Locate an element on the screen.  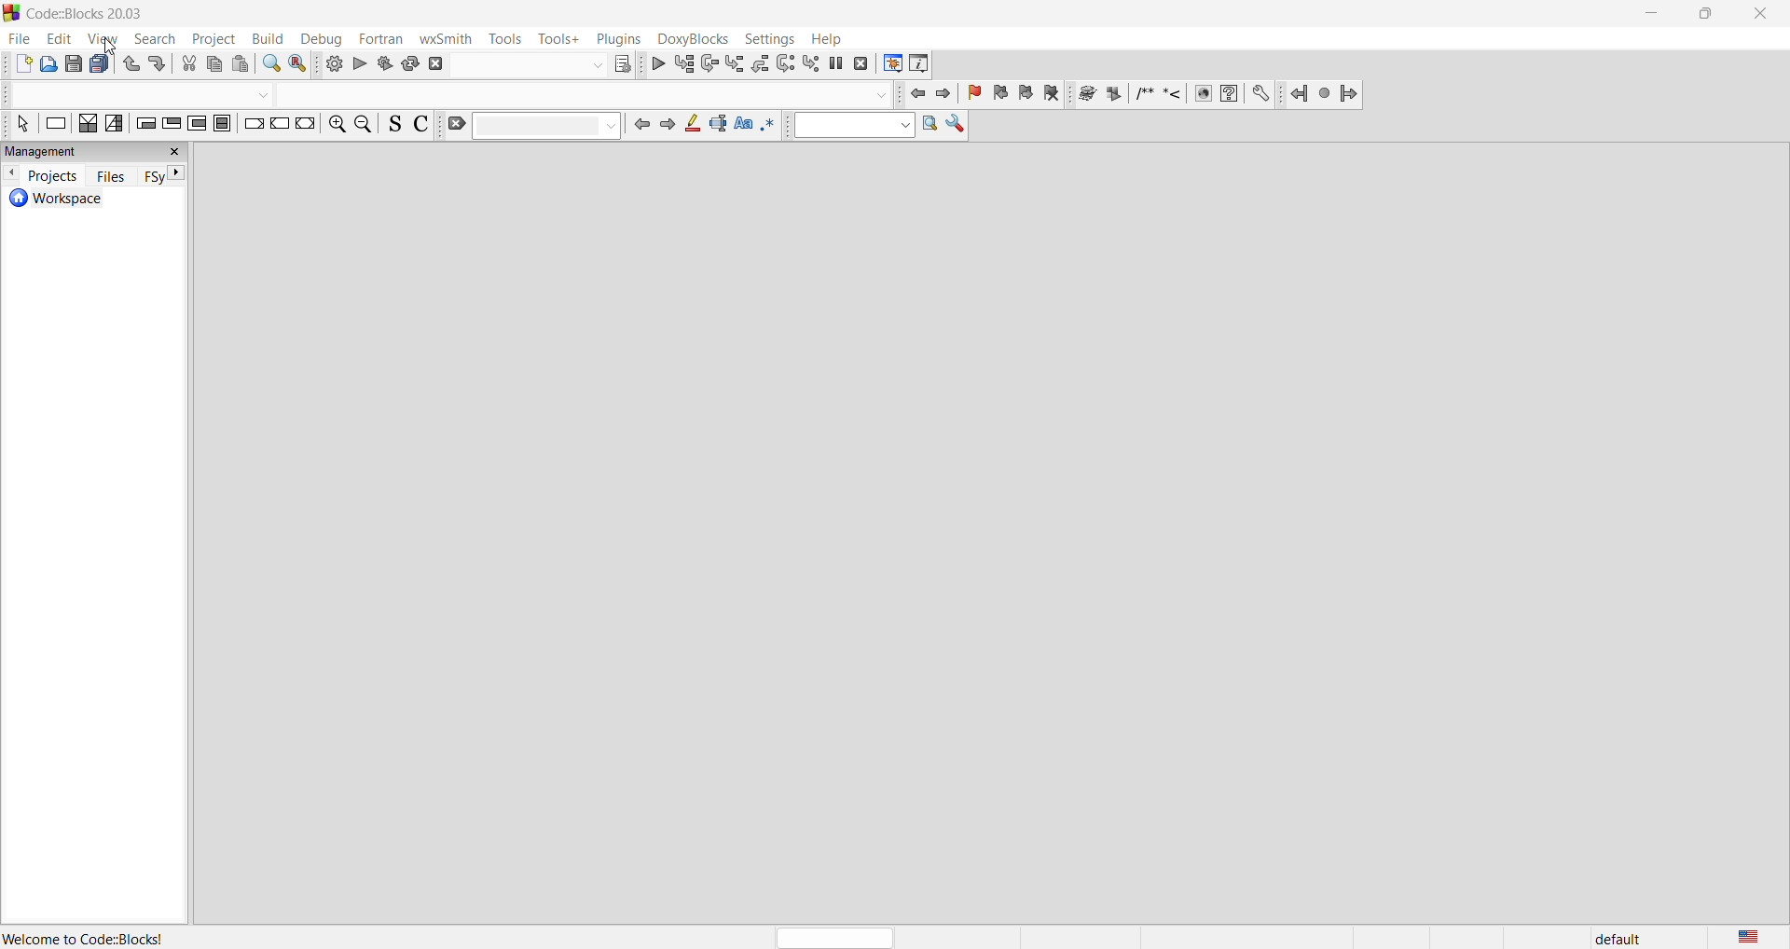
wxSmith is located at coordinates (449, 38).